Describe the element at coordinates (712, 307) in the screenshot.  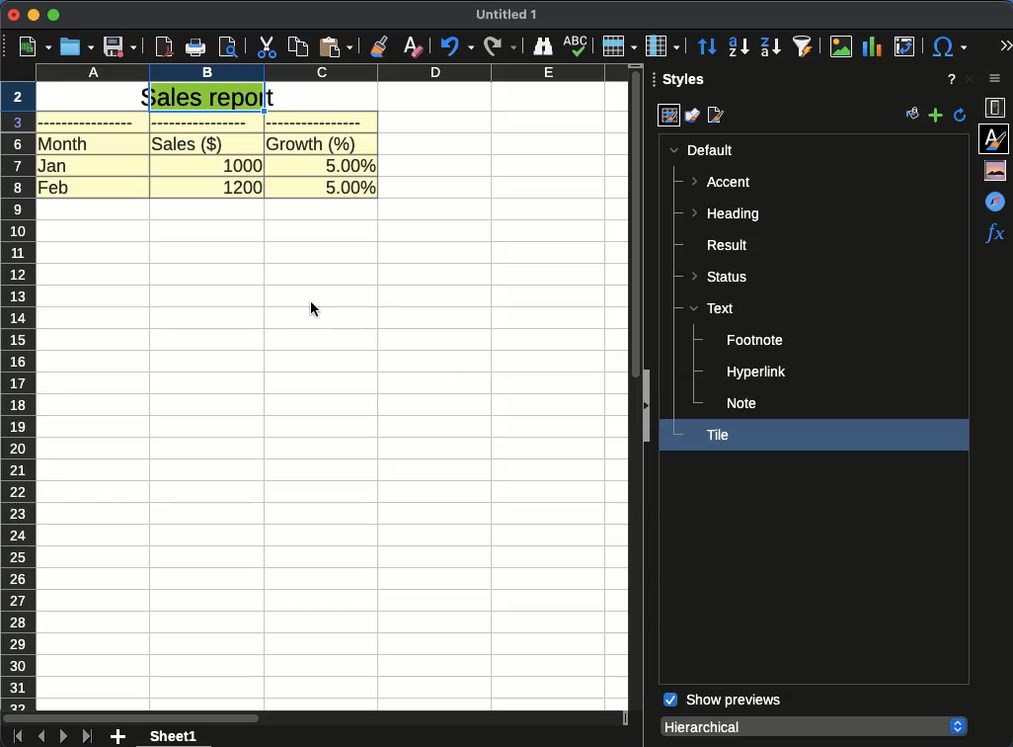
I see `text` at that location.